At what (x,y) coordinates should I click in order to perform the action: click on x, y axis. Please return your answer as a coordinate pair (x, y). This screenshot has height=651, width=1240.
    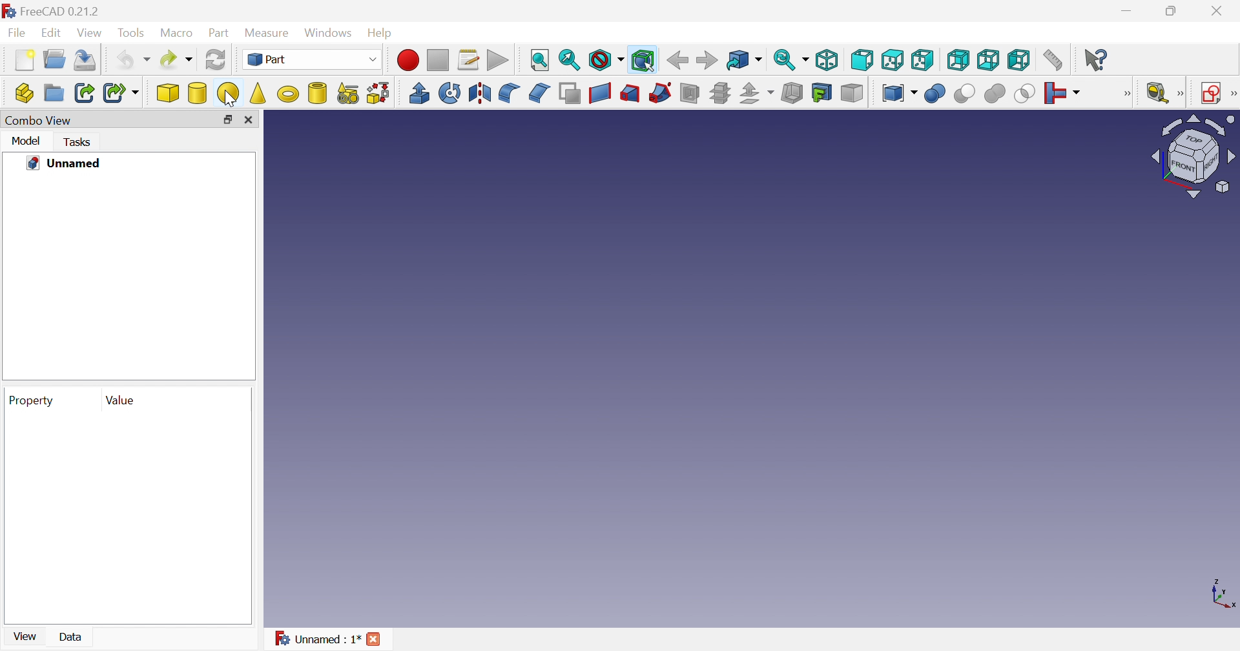
    Looking at the image, I should click on (1221, 594).